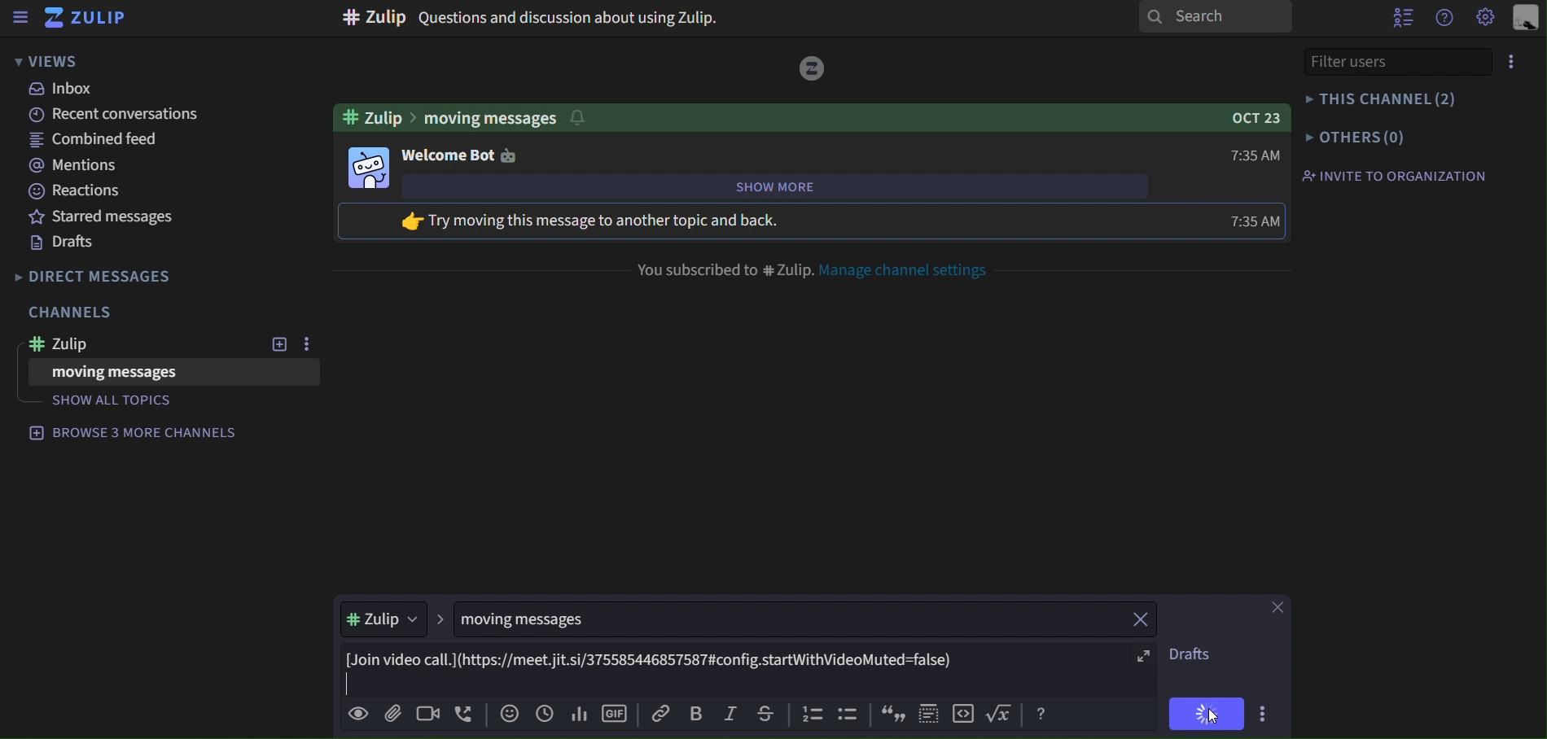 The height and width of the screenshot is (739, 1547). Describe the element at coordinates (94, 140) in the screenshot. I see `combined feed` at that location.